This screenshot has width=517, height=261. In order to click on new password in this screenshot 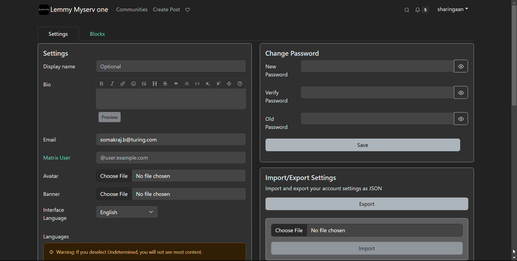, I will do `click(376, 66)`.